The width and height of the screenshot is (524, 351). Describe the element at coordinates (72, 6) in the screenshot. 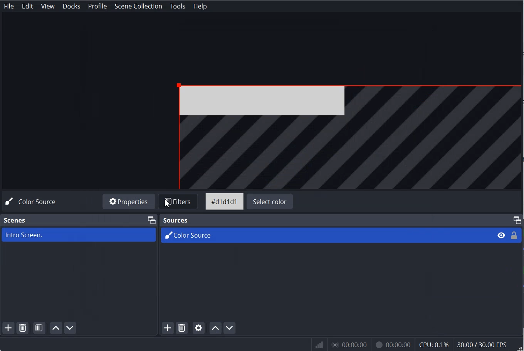

I see `Docks` at that location.